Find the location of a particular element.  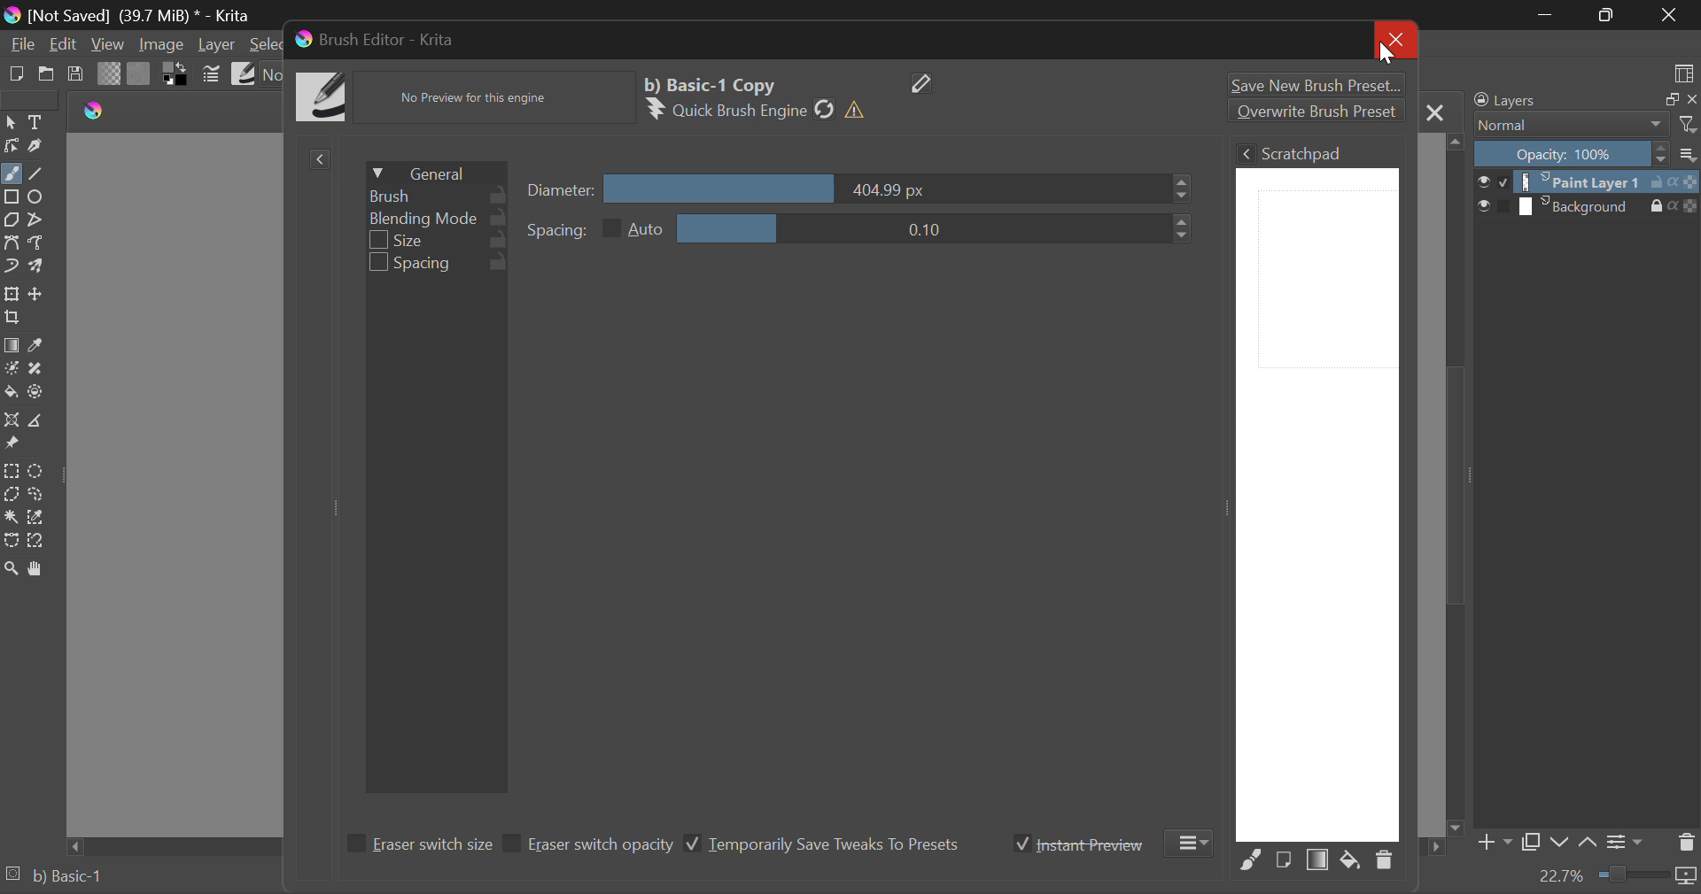

Close is located at coordinates (1394, 38).